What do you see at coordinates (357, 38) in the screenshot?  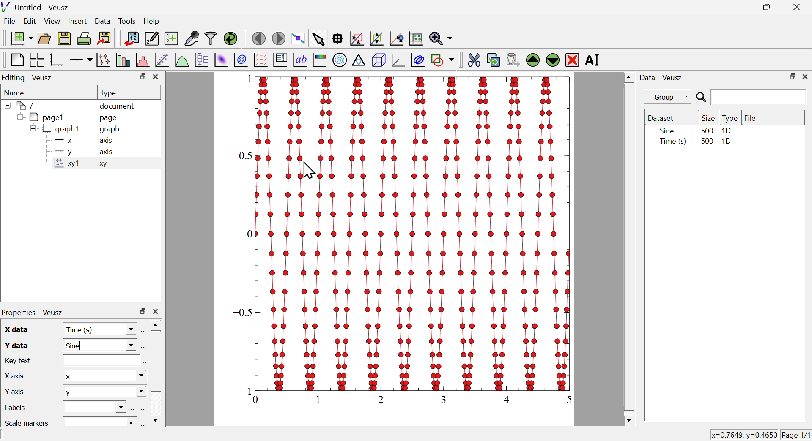 I see `draw a rectangle to zoom graph axes` at bounding box center [357, 38].